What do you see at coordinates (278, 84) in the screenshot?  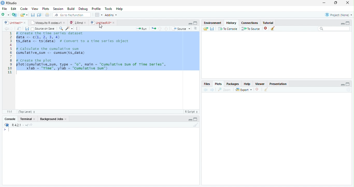 I see `Presentation` at bounding box center [278, 84].